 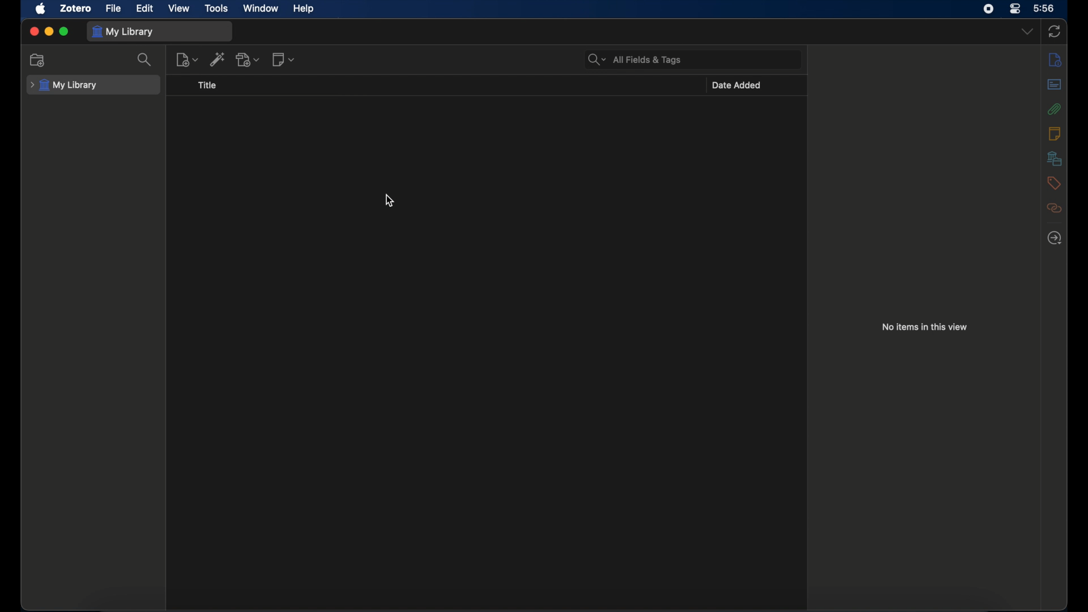 I want to click on view, so click(x=180, y=8).